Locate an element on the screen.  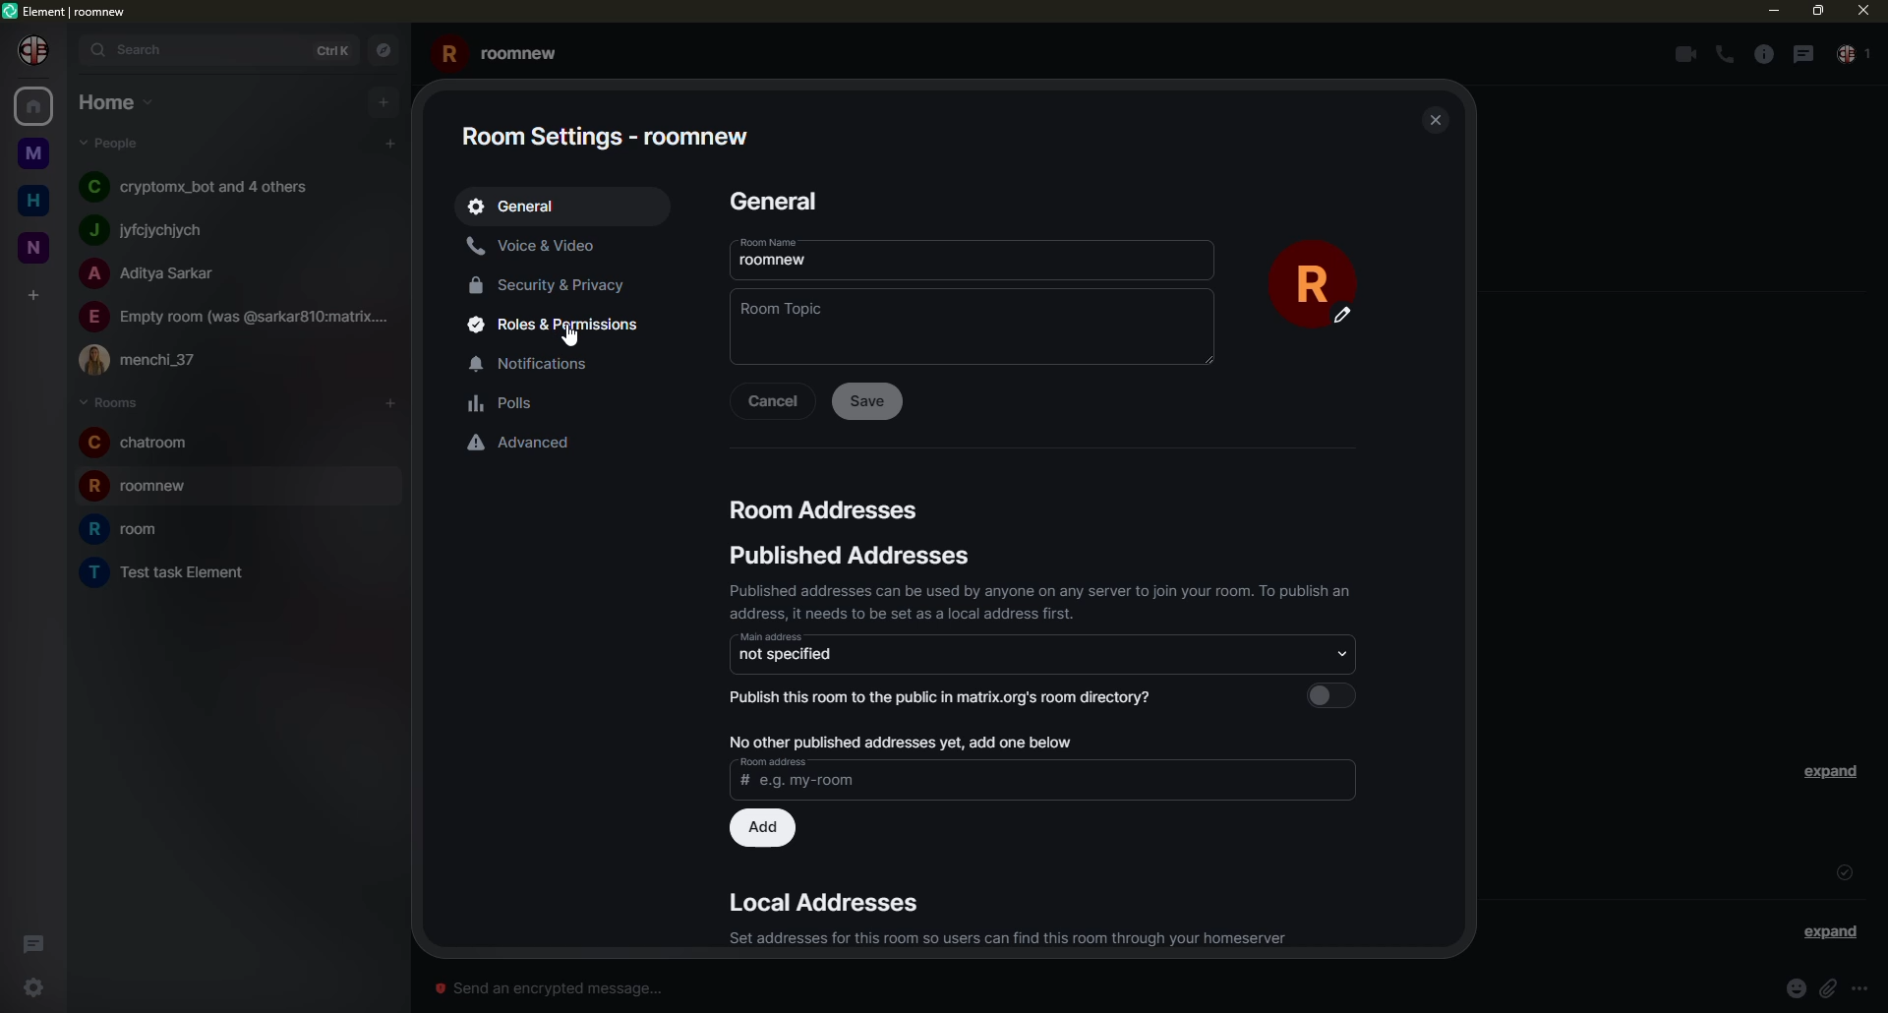
search is located at coordinates (136, 51).